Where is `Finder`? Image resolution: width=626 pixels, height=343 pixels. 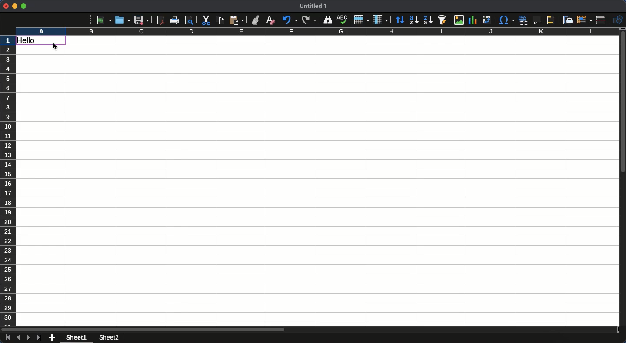 Finder is located at coordinates (326, 20).